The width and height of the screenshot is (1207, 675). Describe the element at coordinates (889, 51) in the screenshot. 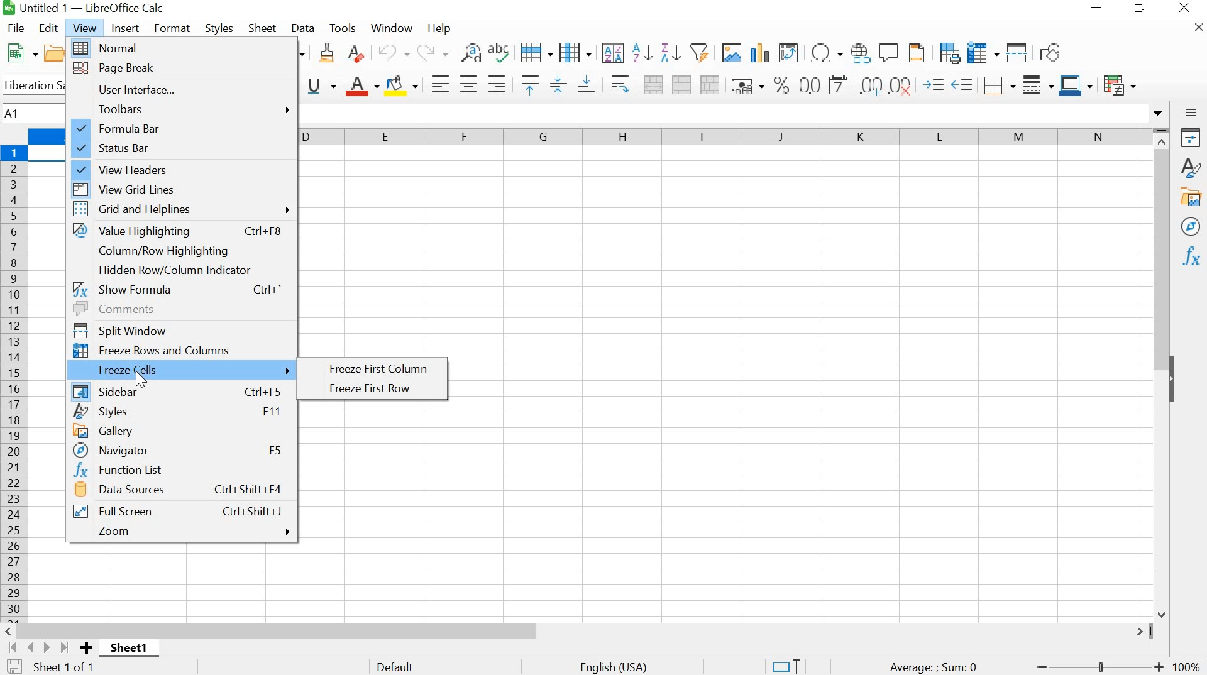

I see `INSERT COMMENT` at that location.